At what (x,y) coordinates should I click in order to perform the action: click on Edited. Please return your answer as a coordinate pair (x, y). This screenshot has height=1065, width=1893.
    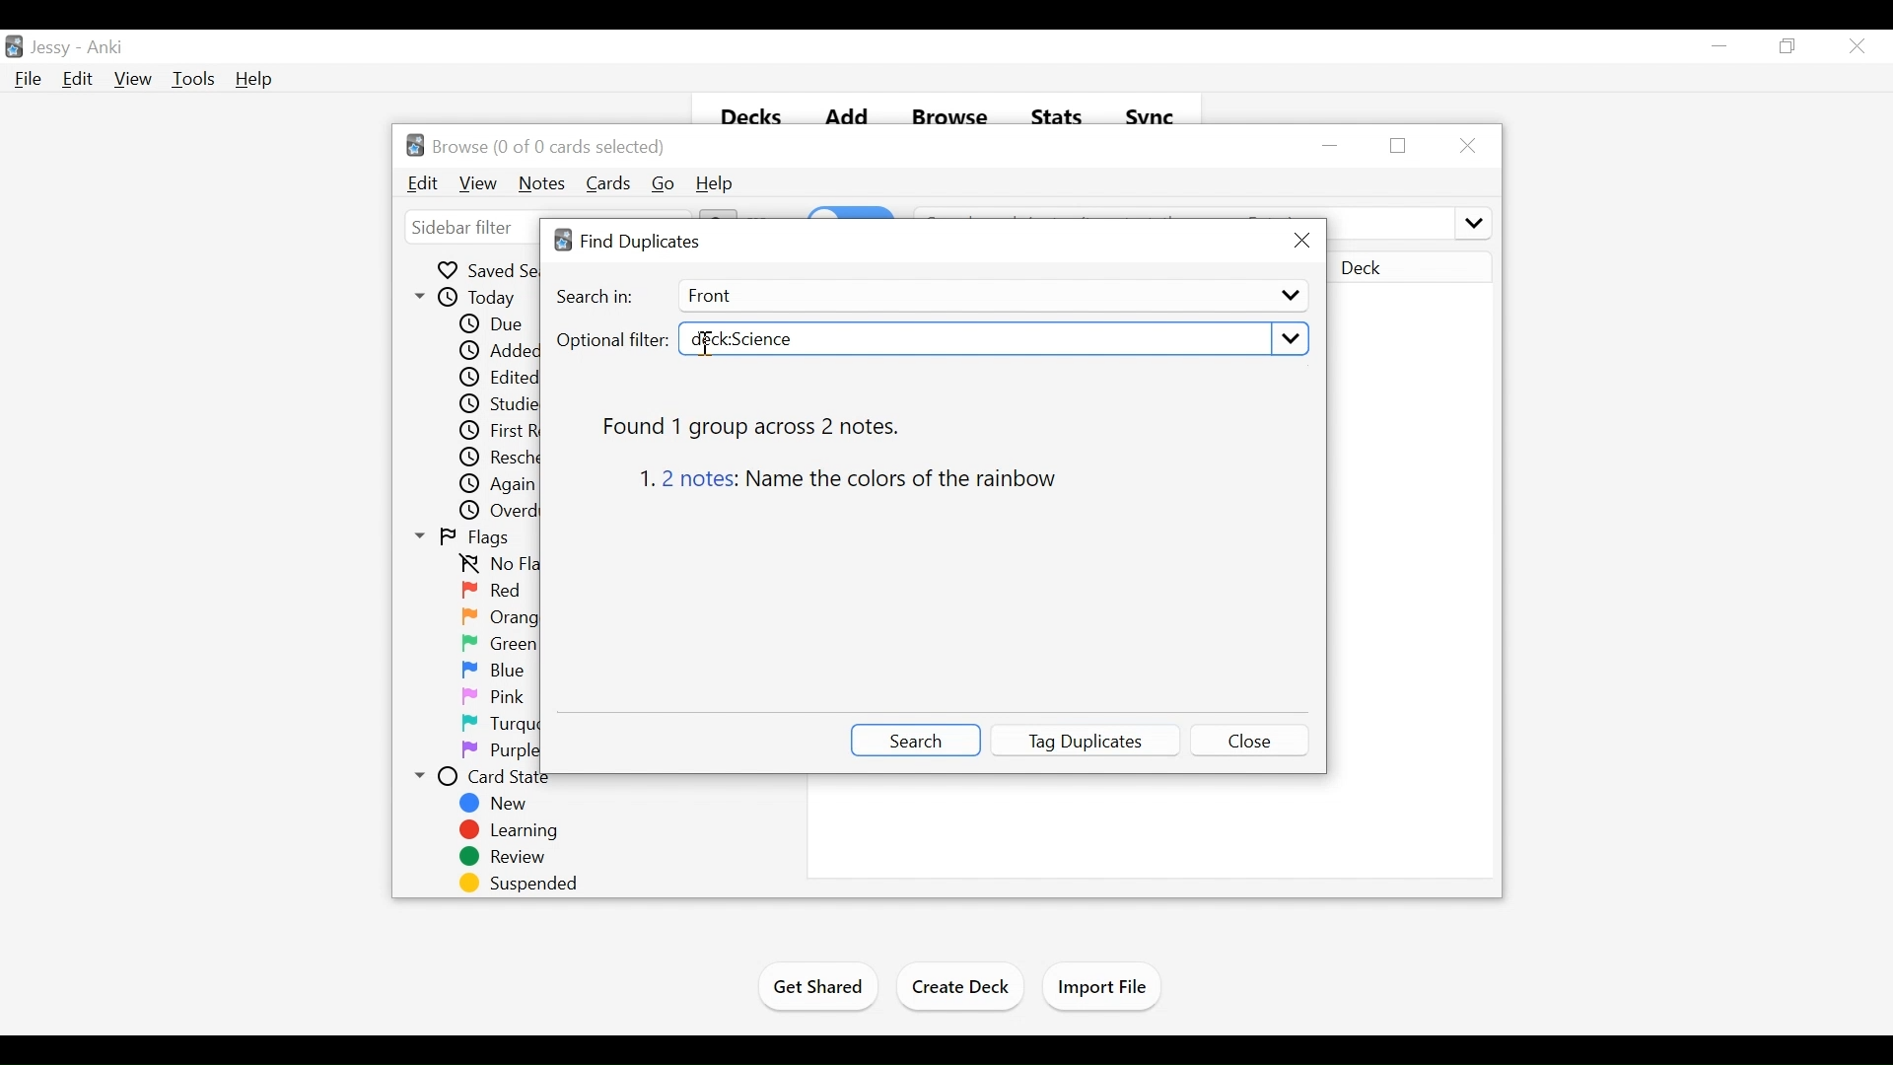
    Looking at the image, I should click on (500, 379).